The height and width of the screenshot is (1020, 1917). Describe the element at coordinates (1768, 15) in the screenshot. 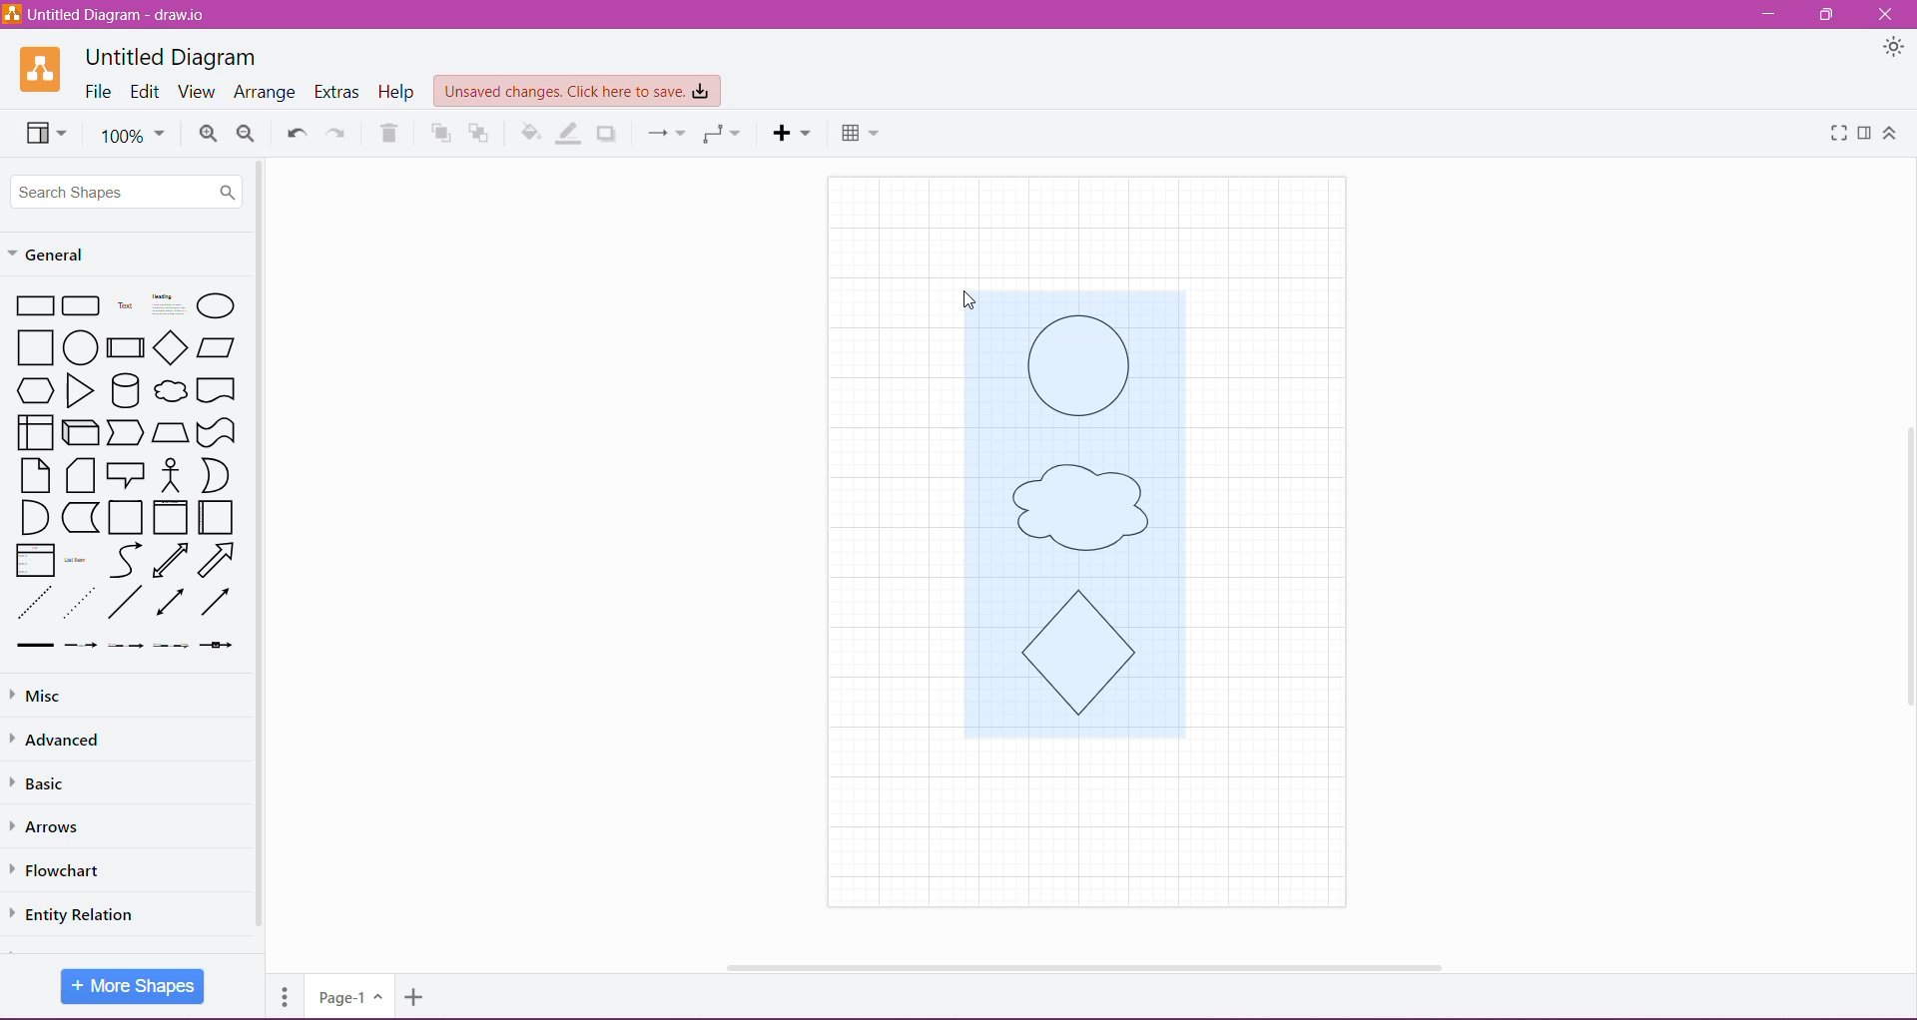

I see `Minimize` at that location.